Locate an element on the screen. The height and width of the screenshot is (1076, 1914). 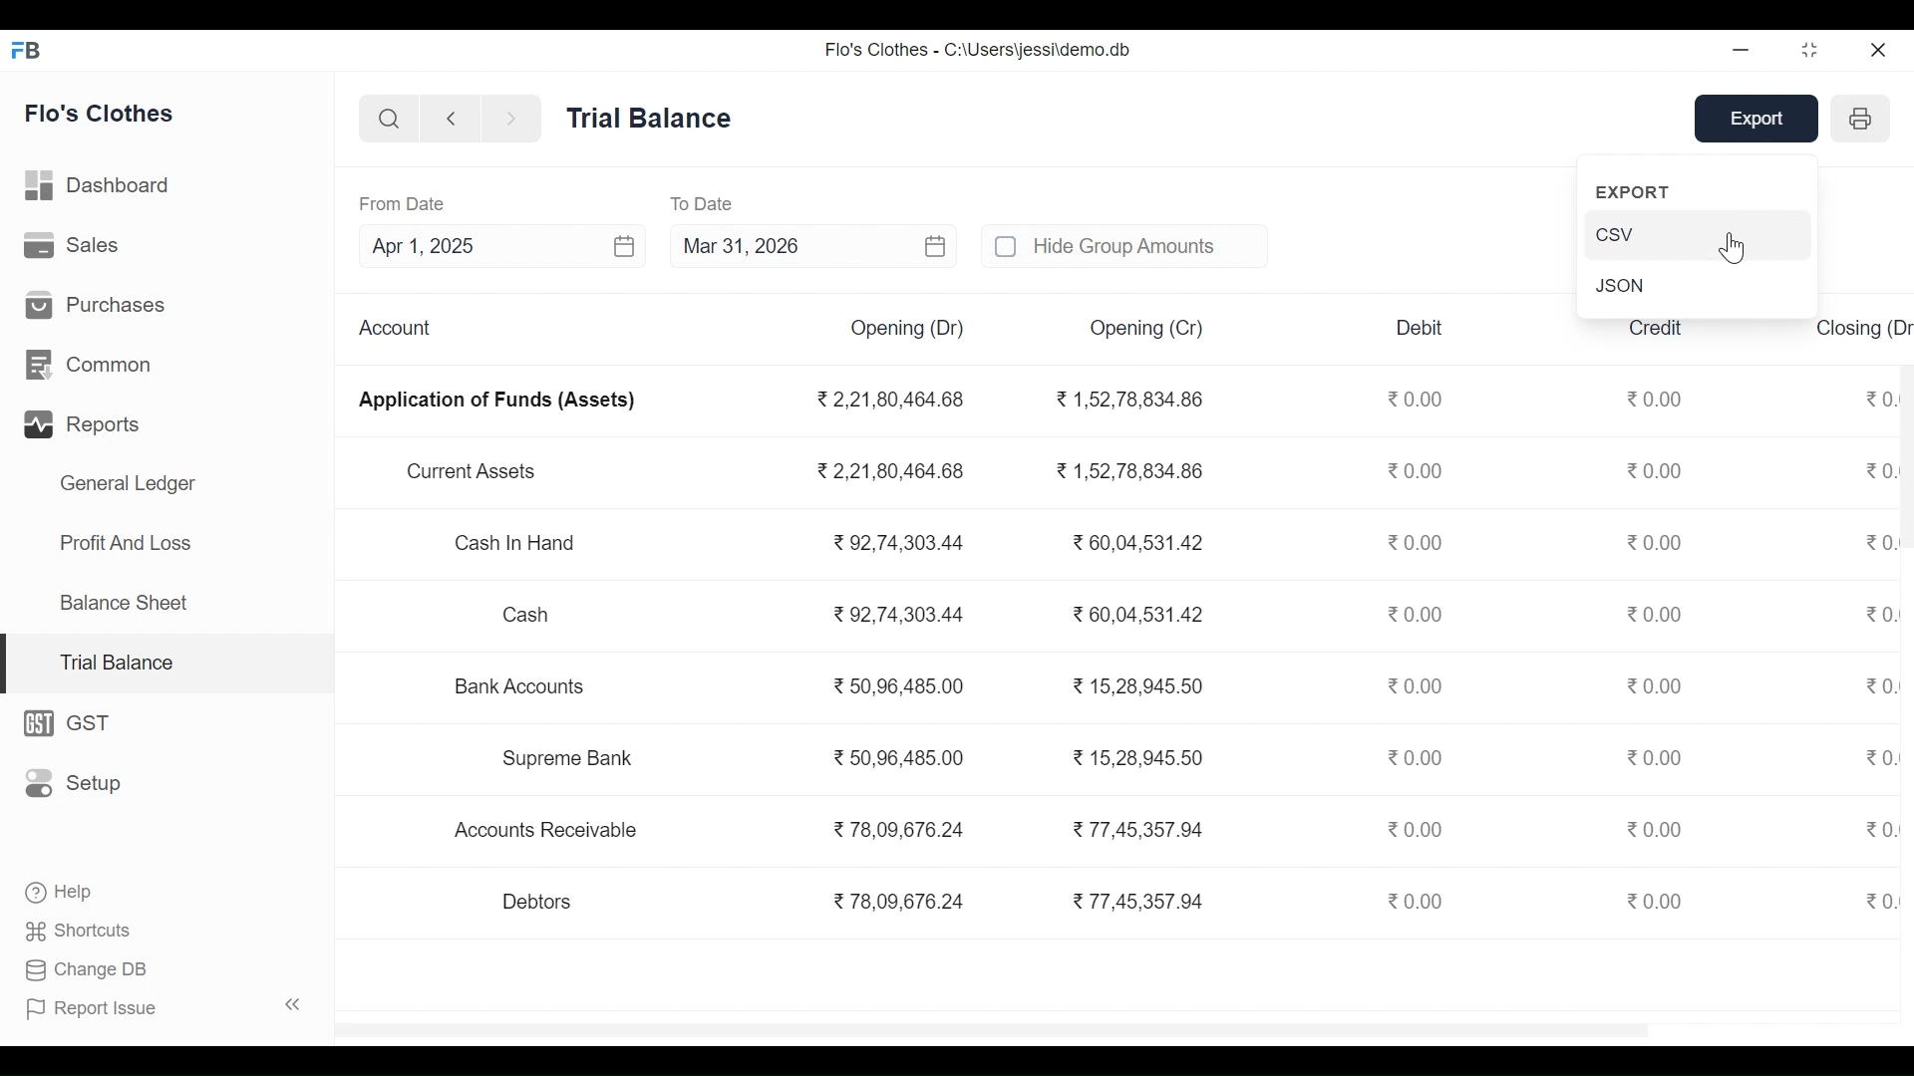
Dashboard is located at coordinates (100, 185).